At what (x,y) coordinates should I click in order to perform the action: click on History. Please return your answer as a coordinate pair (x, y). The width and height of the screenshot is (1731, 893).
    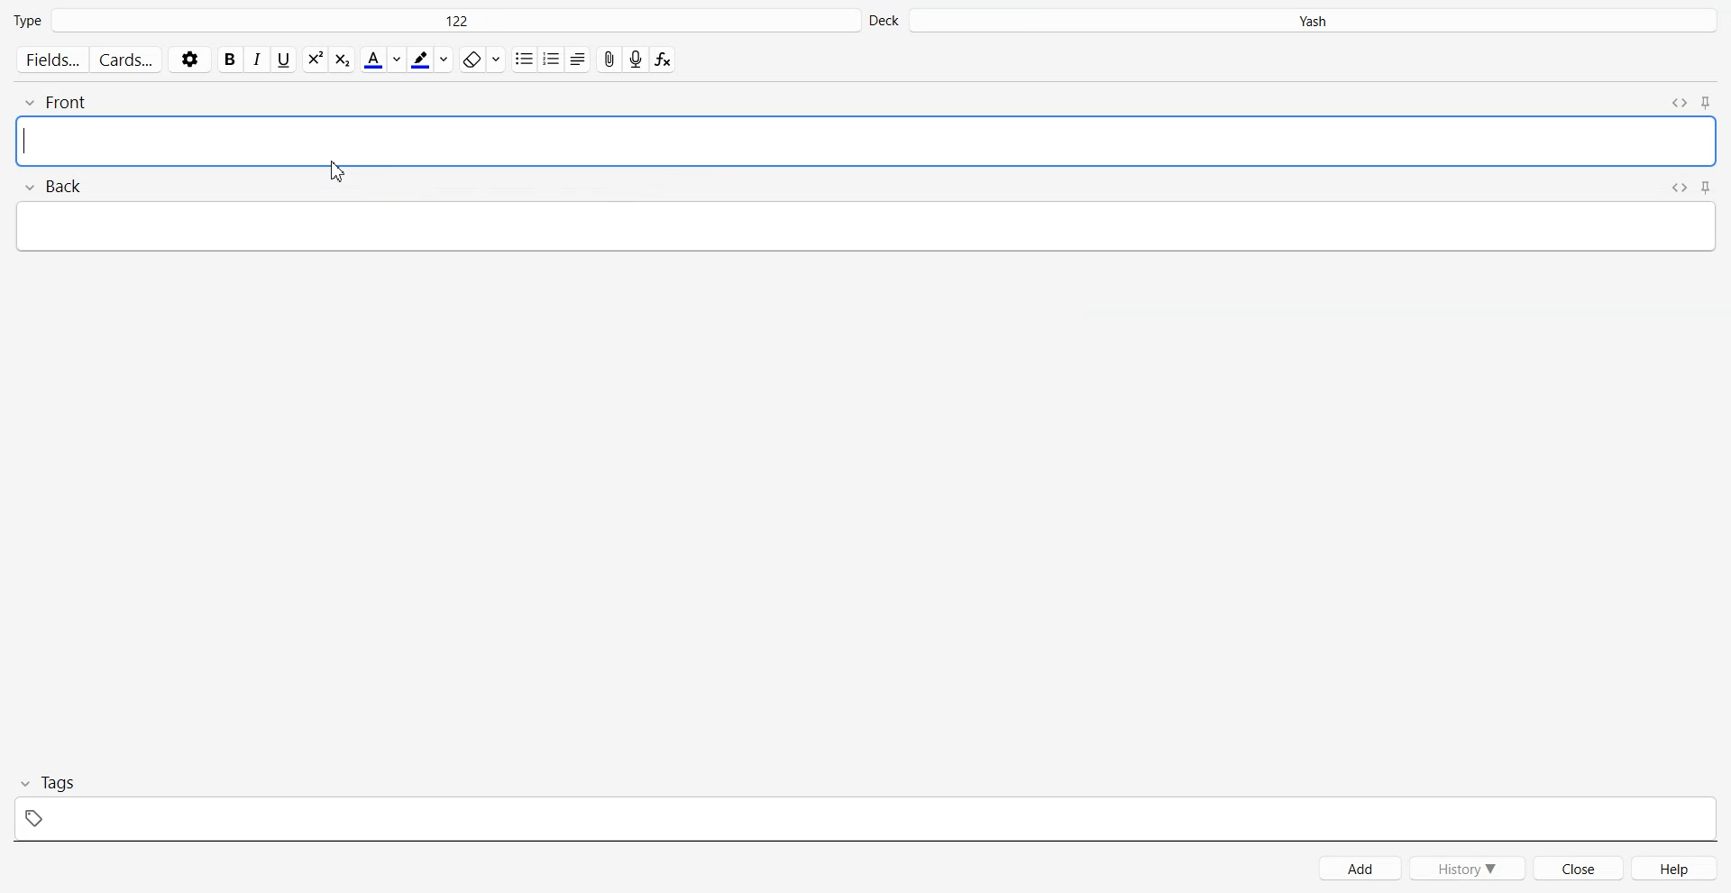
    Looking at the image, I should click on (1469, 868).